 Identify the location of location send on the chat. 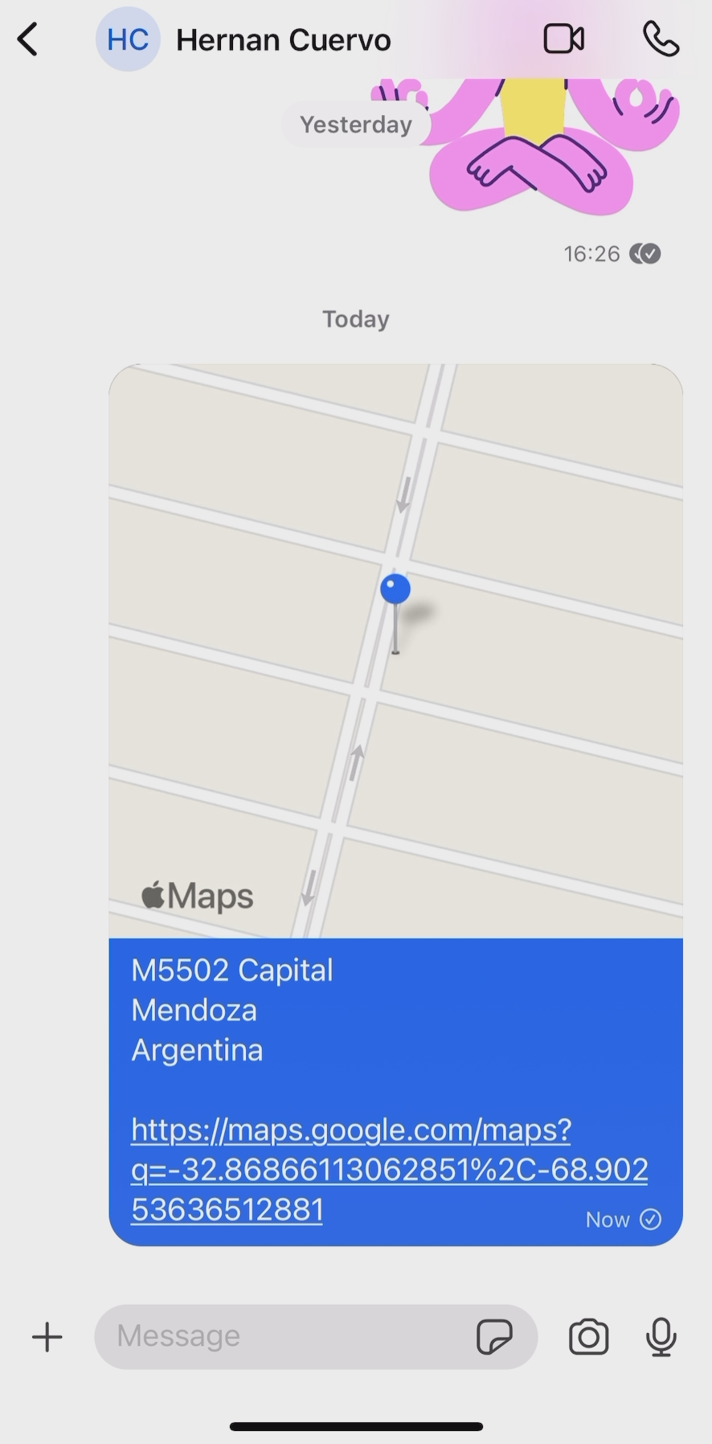
(397, 805).